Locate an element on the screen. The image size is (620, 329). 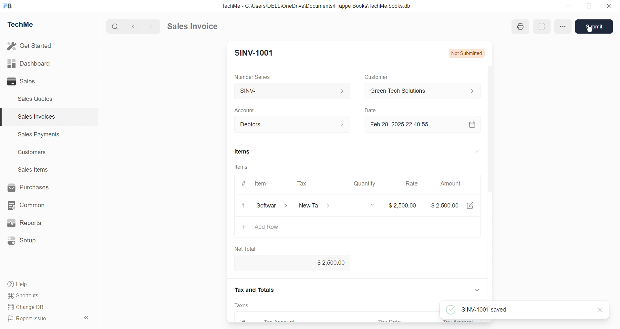
Rate is located at coordinates (412, 183).